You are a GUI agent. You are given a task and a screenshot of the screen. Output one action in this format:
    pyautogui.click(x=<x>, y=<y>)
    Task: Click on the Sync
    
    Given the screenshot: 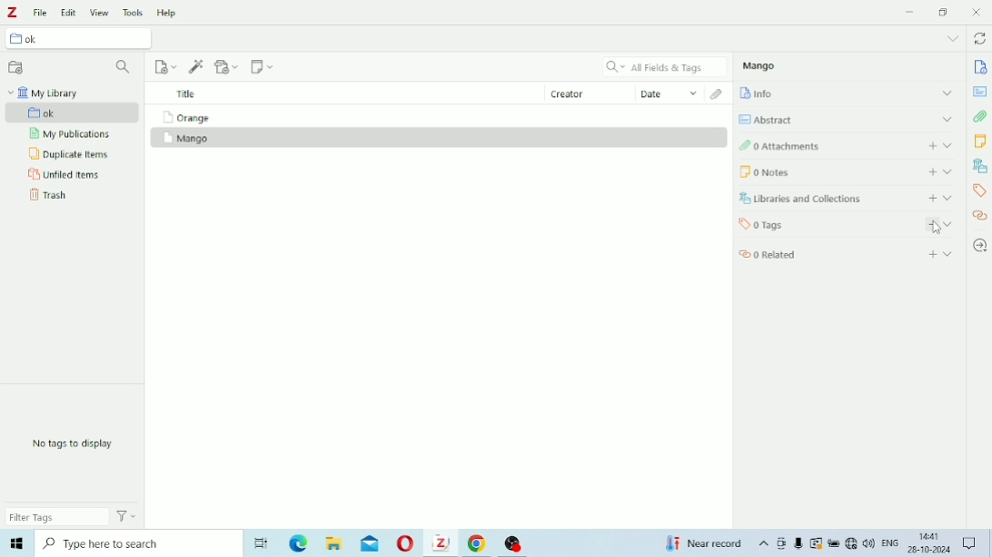 What is the action you would take?
    pyautogui.click(x=981, y=39)
    